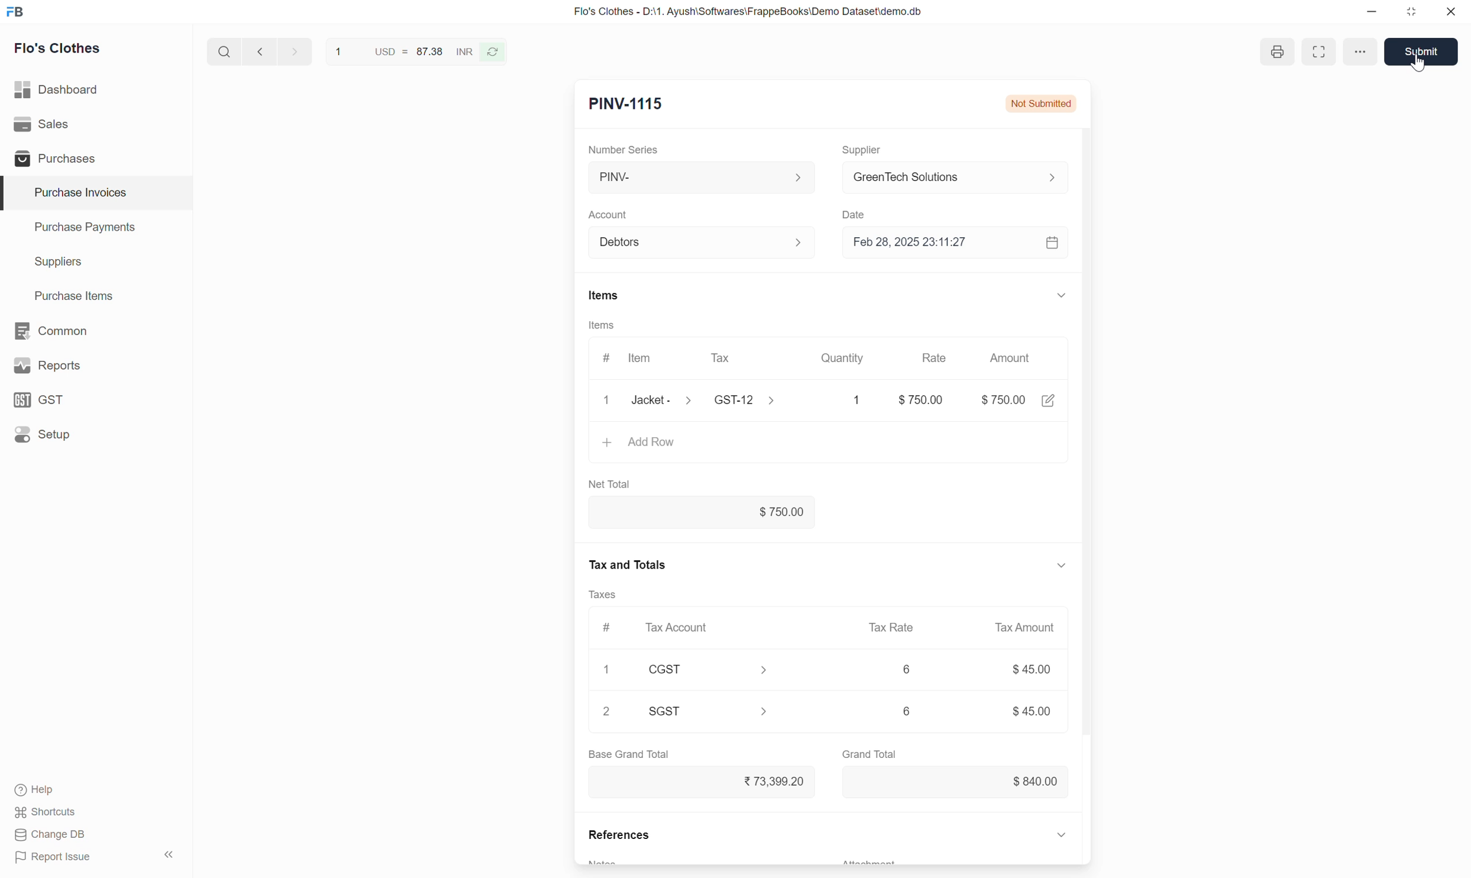 The height and width of the screenshot is (878, 1471). What do you see at coordinates (51, 835) in the screenshot?
I see `Change DB` at bounding box center [51, 835].